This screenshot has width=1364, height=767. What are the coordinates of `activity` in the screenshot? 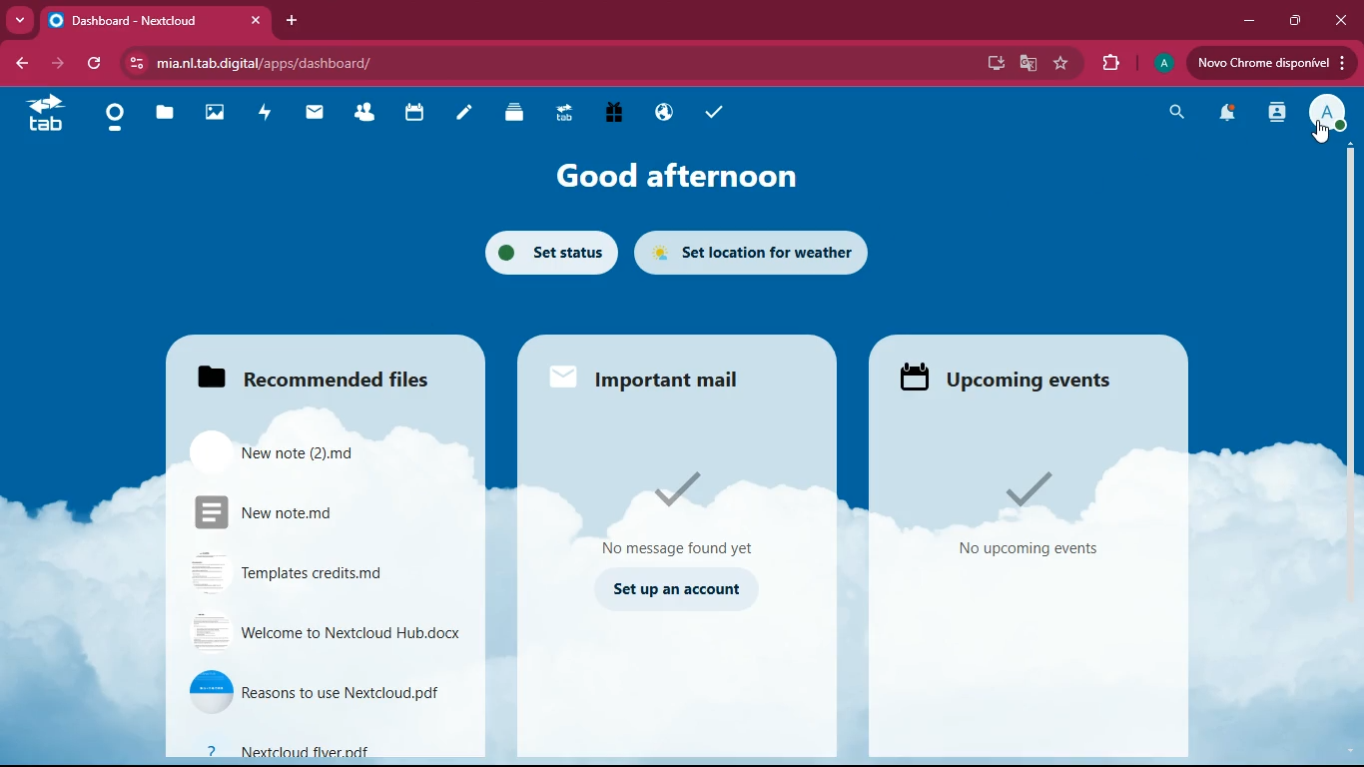 It's located at (1274, 114).